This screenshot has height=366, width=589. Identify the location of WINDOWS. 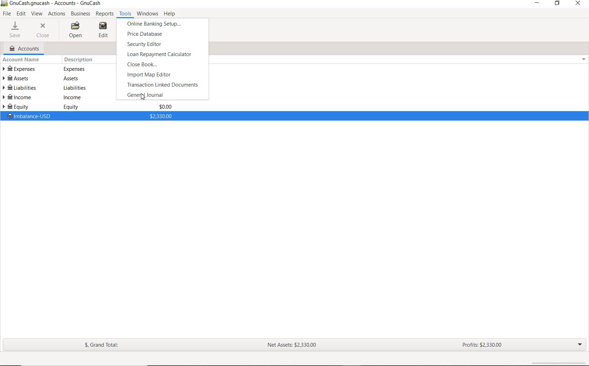
(148, 14).